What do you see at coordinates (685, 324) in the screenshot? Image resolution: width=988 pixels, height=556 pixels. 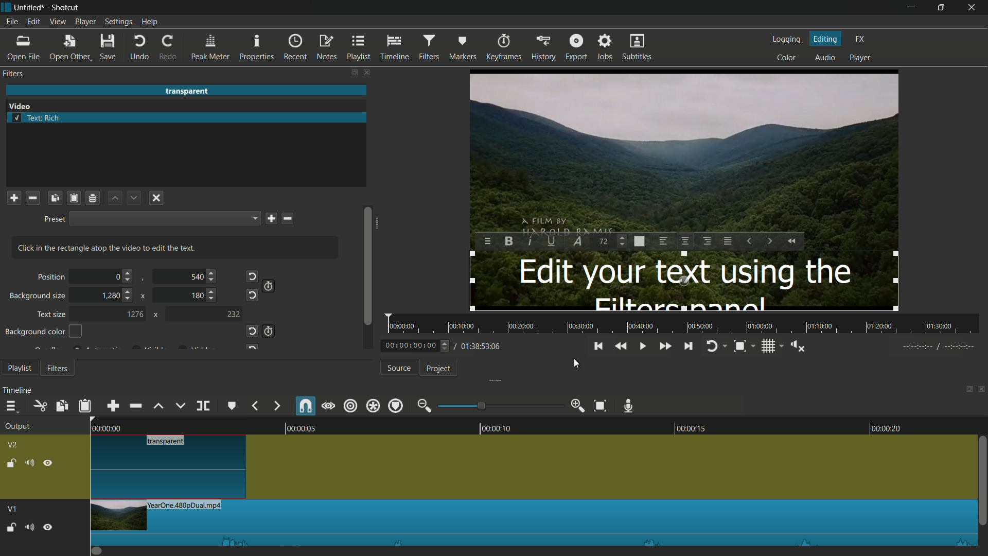 I see `timelapse` at bounding box center [685, 324].